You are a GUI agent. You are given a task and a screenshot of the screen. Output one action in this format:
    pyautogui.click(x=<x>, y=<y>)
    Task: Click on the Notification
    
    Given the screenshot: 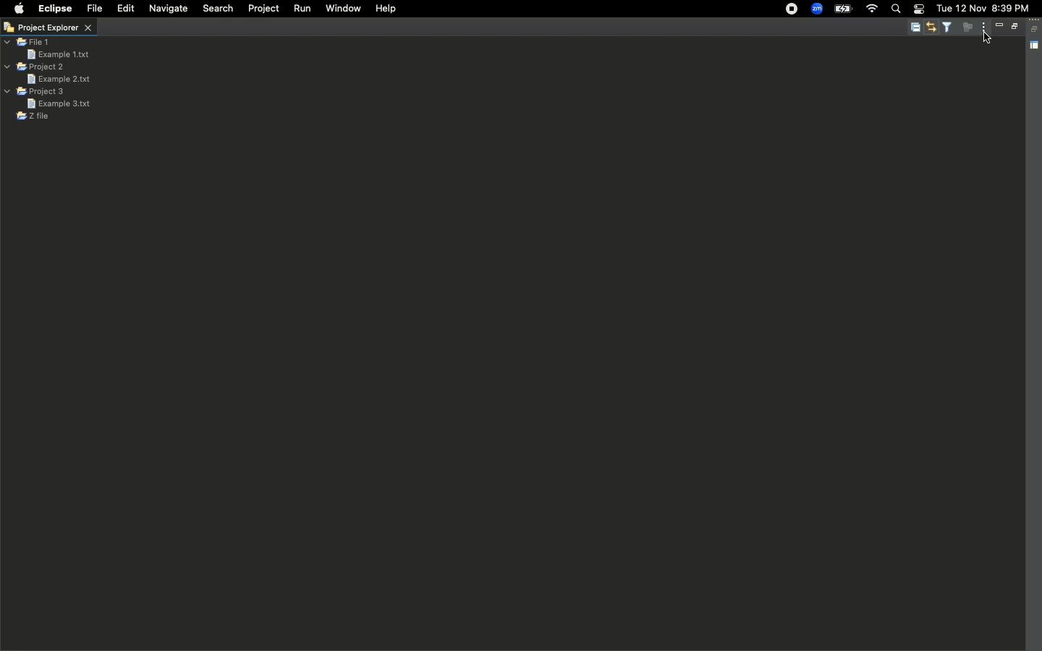 What is the action you would take?
    pyautogui.click(x=919, y=9)
    